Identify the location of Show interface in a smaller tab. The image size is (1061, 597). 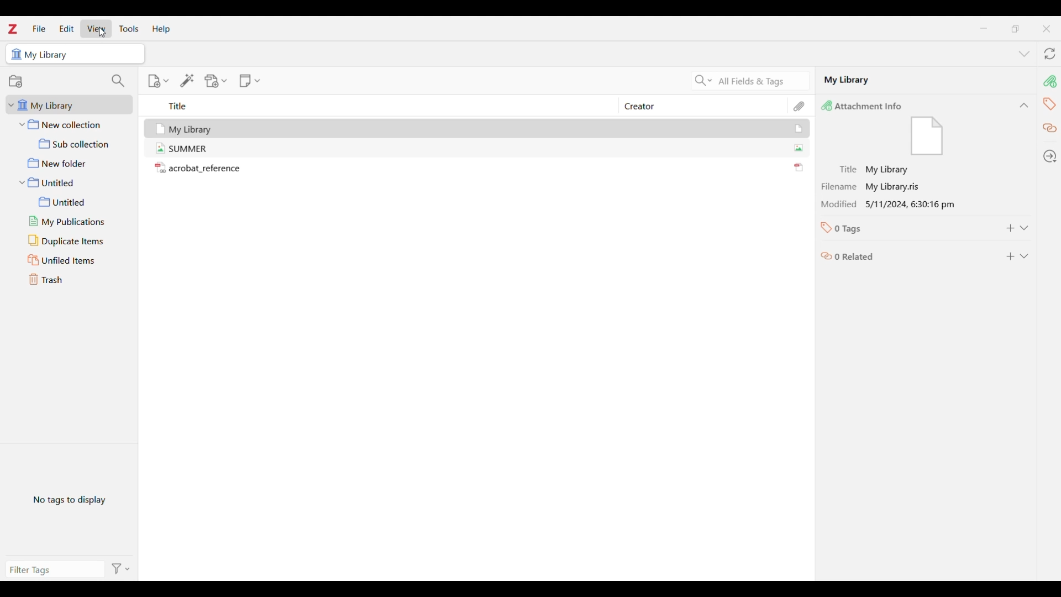
(1016, 29).